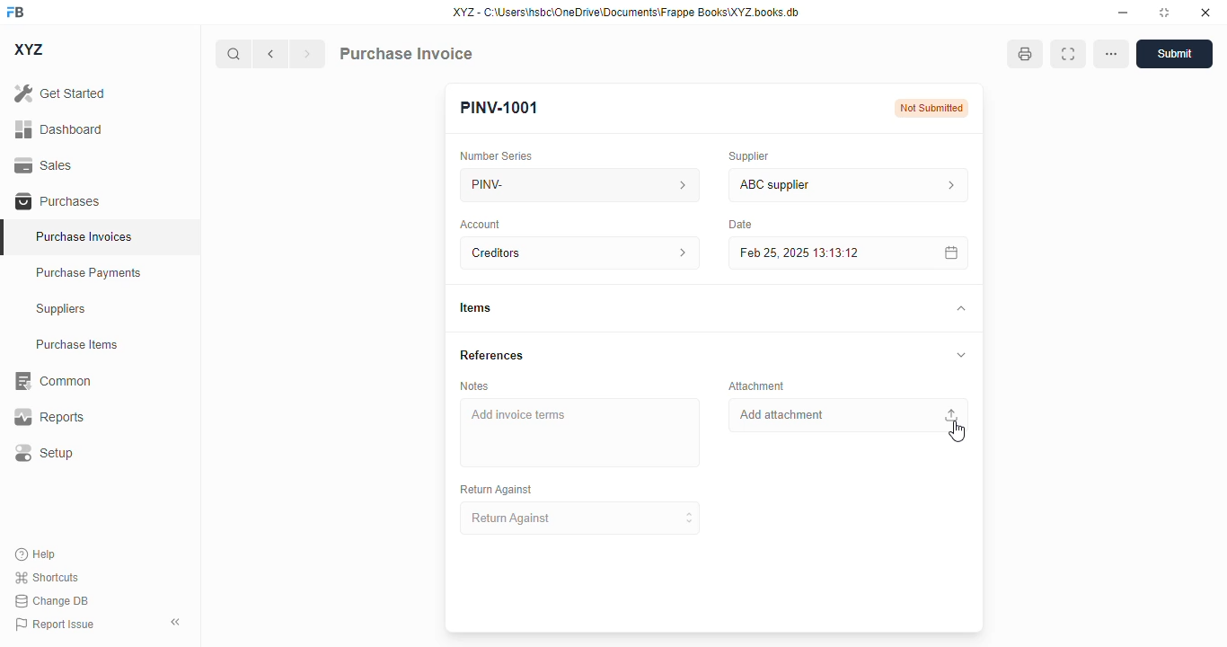  What do you see at coordinates (481, 224) in the screenshot?
I see `account` at bounding box center [481, 224].